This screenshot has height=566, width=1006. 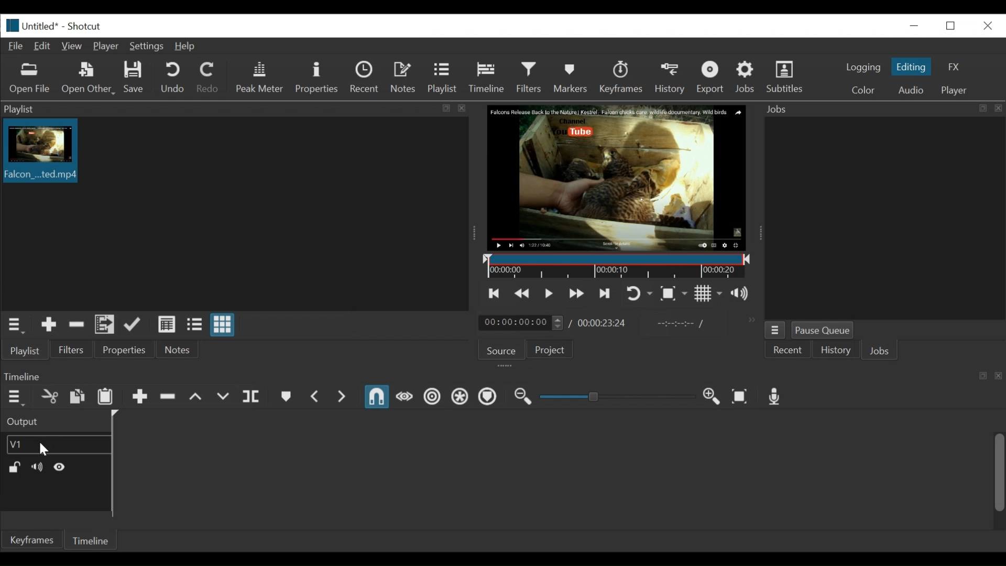 What do you see at coordinates (681, 325) in the screenshot?
I see `In point` at bounding box center [681, 325].